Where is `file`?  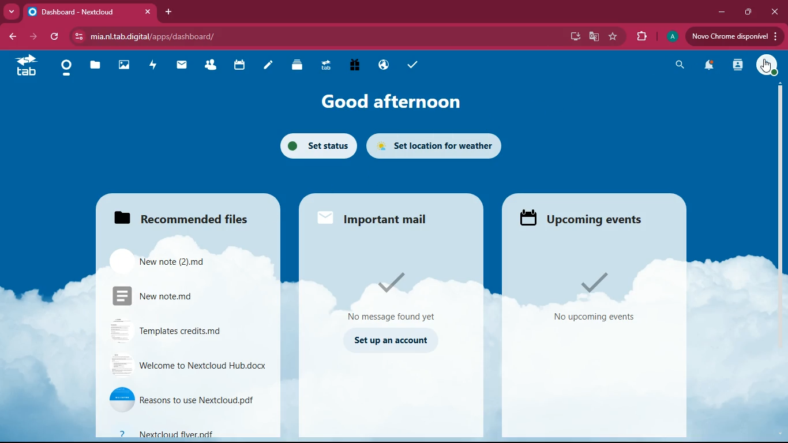 file is located at coordinates (184, 432).